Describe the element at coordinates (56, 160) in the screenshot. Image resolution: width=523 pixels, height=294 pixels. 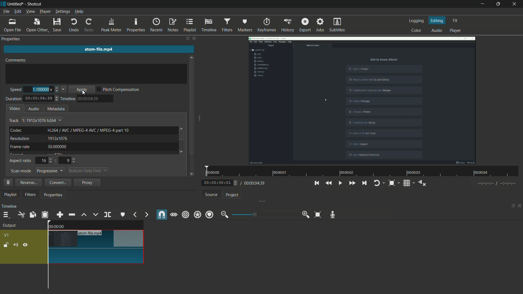
I see `:` at that location.